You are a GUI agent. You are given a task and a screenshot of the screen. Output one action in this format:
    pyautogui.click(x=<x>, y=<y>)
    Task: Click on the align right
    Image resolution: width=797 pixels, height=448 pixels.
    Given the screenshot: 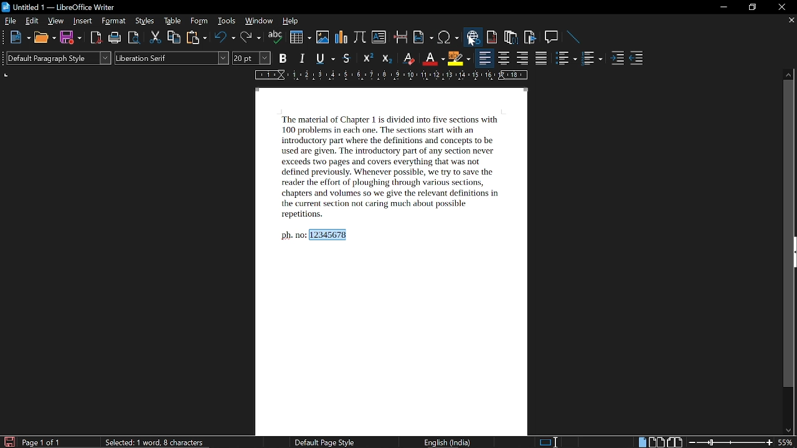 What is the action you would take?
    pyautogui.click(x=522, y=59)
    